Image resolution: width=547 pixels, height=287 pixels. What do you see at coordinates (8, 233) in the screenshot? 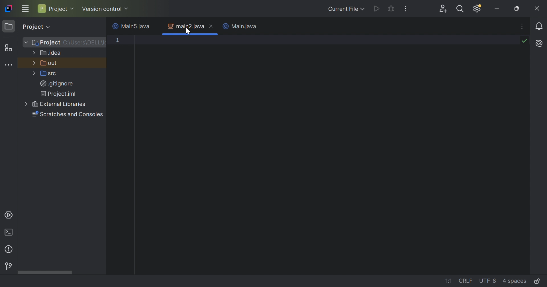
I see `Terminal` at bounding box center [8, 233].